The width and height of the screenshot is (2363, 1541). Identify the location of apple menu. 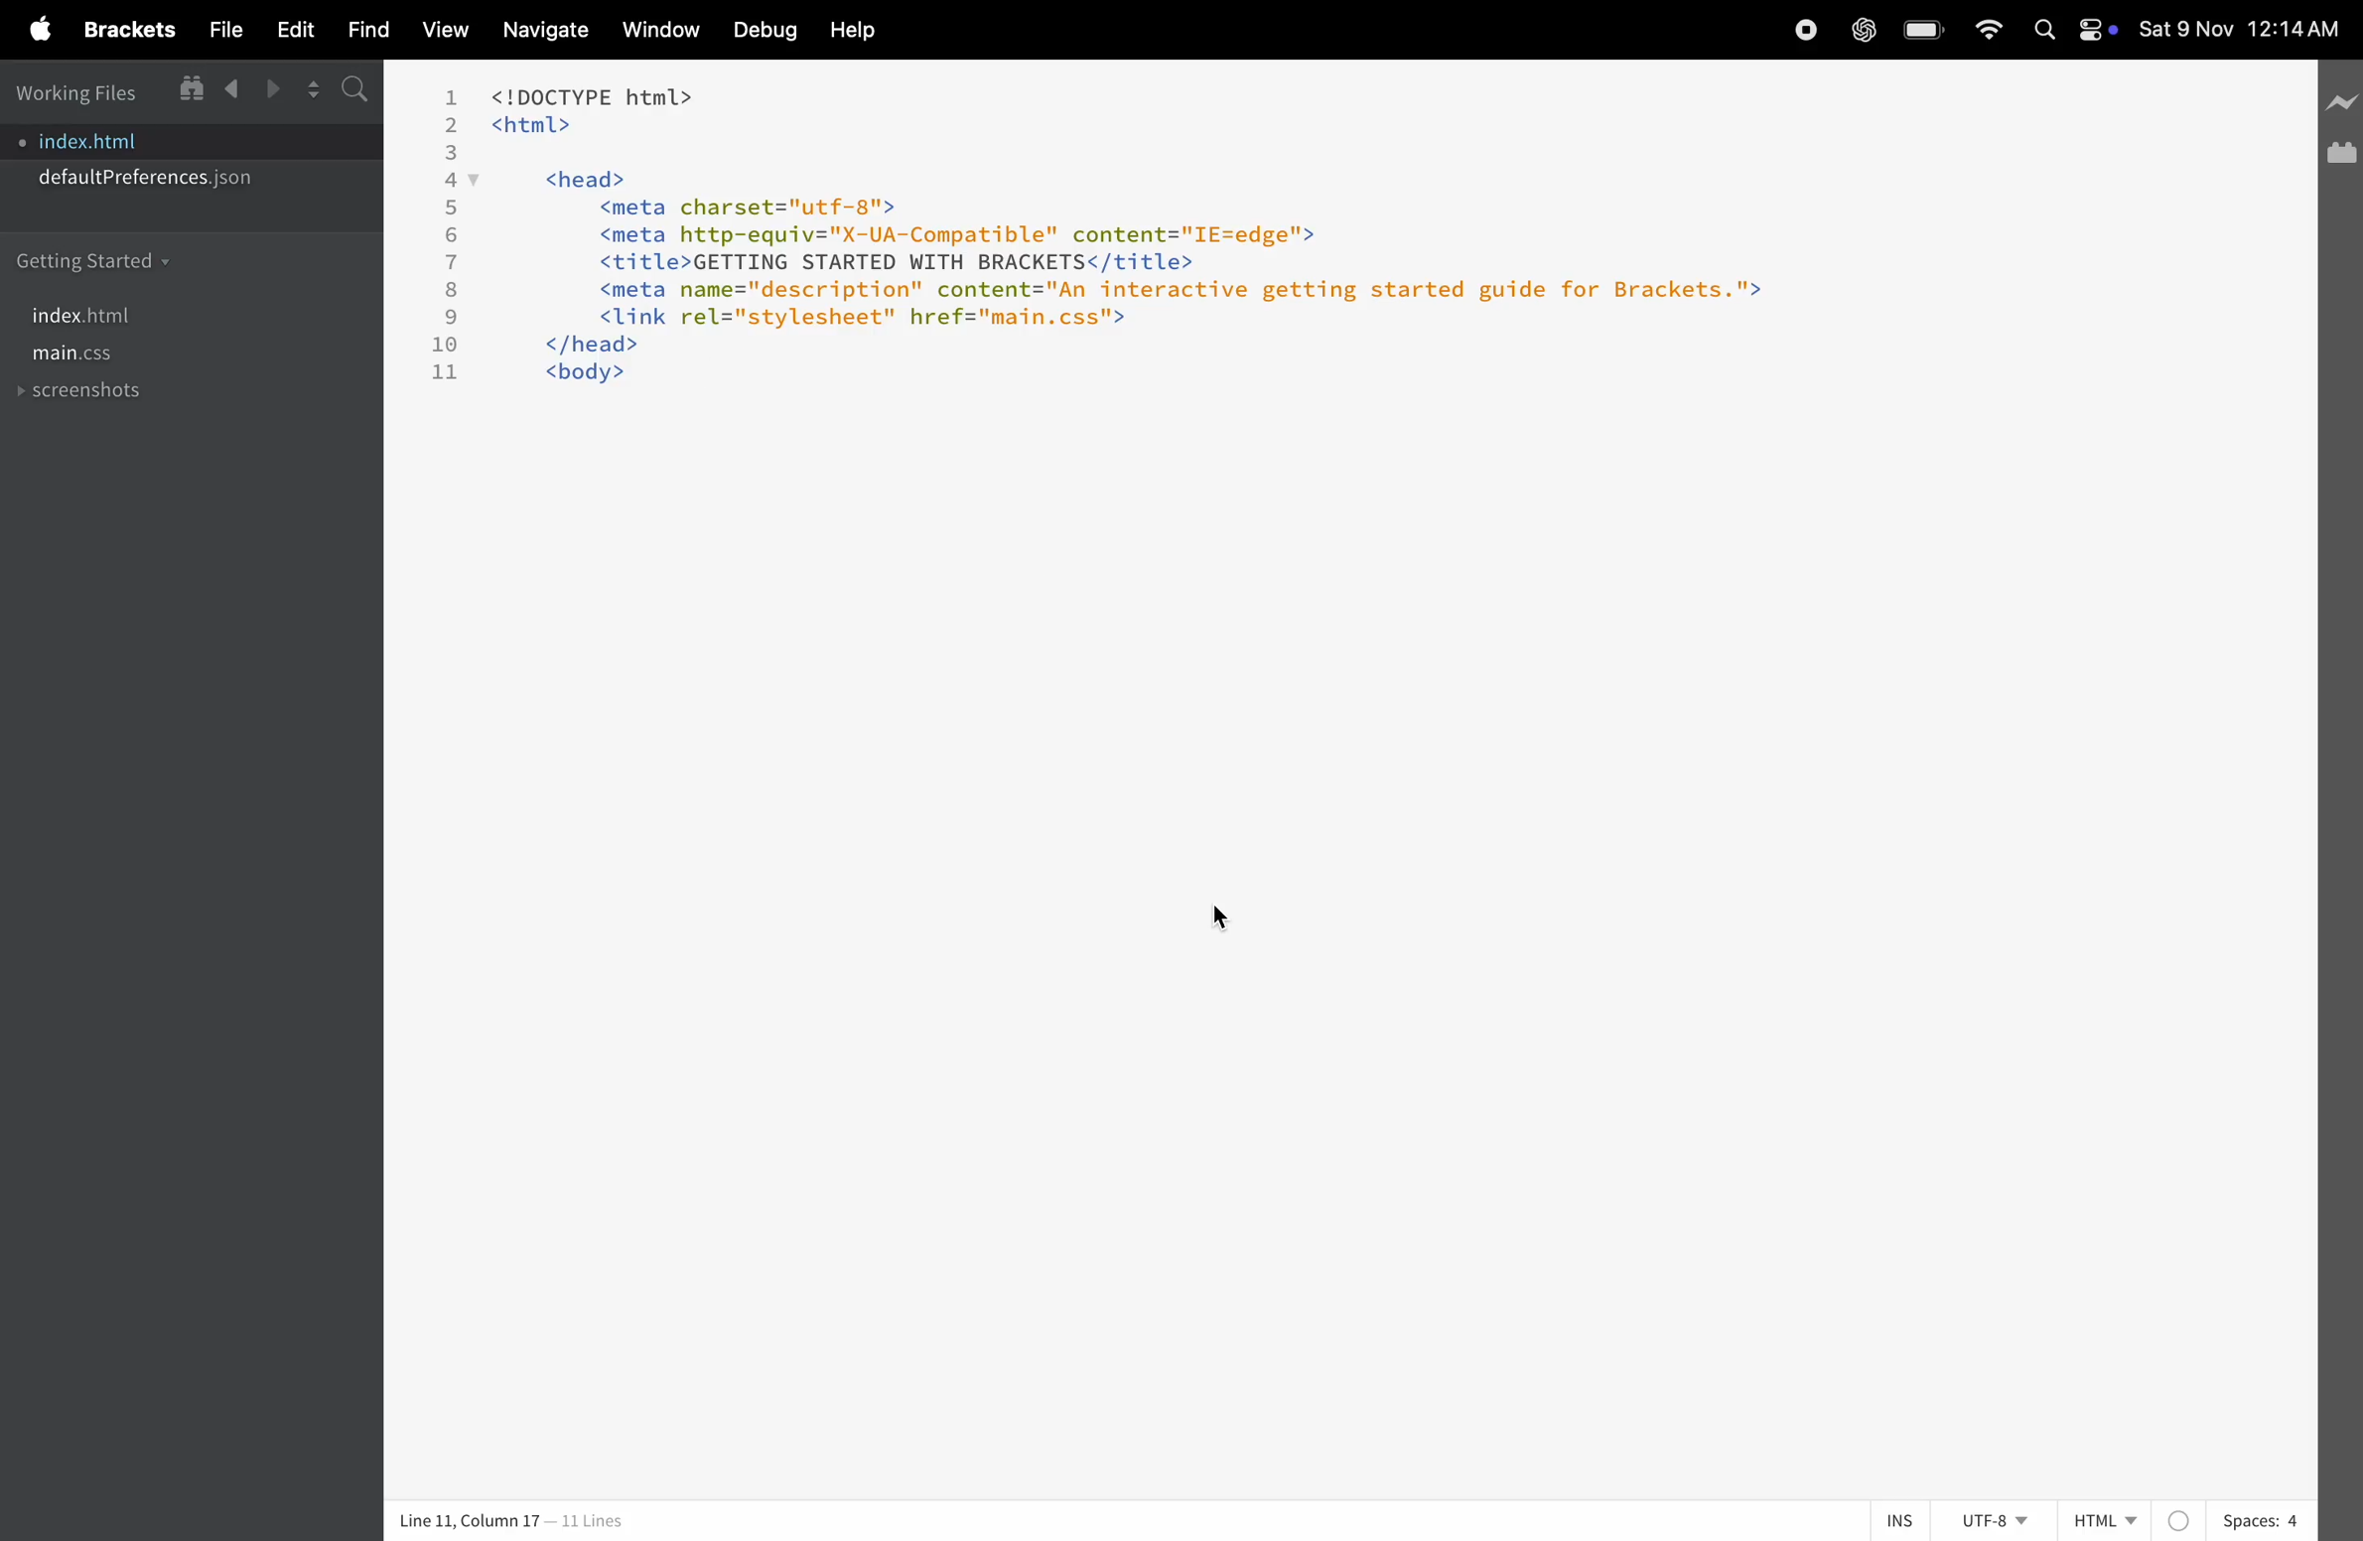
(41, 31).